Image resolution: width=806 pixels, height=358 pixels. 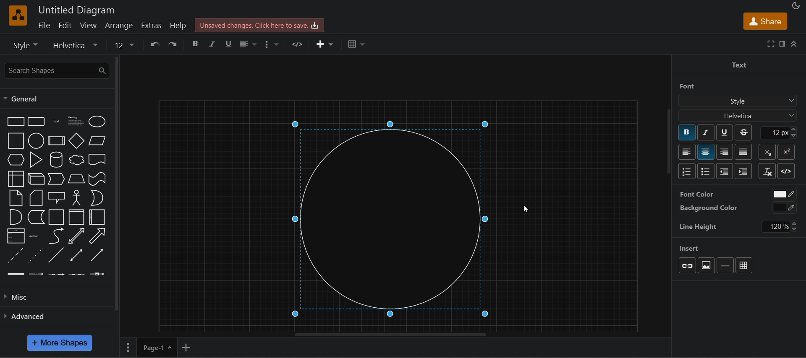 I want to click on decrease indent, so click(x=725, y=171).